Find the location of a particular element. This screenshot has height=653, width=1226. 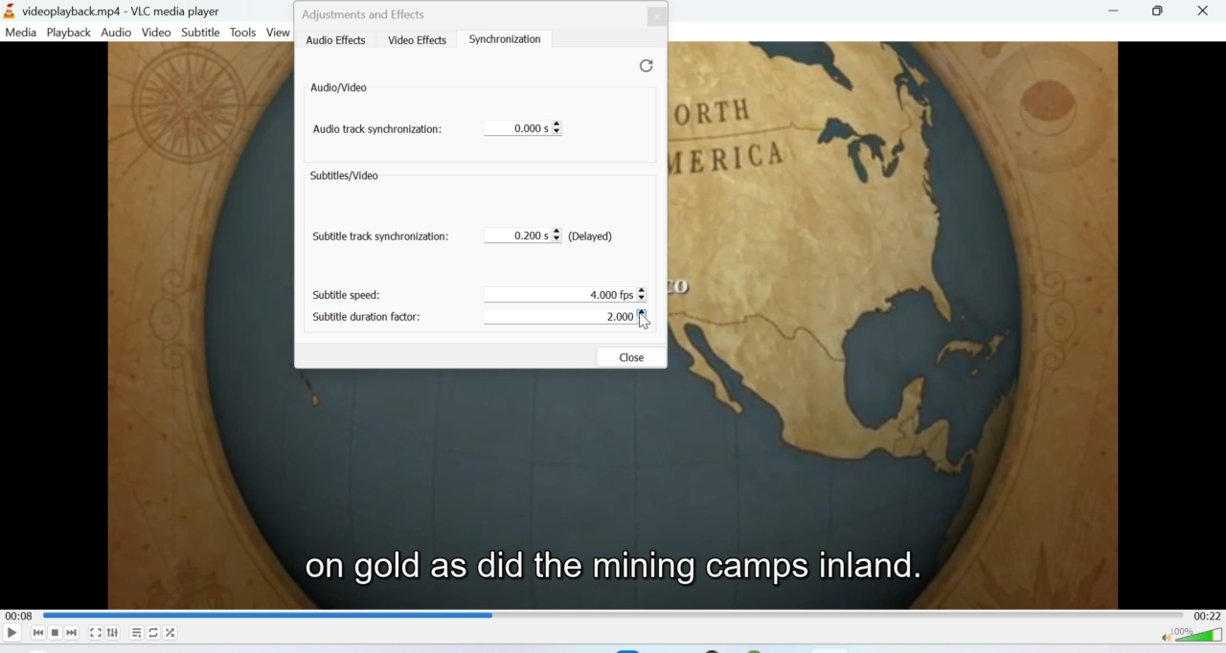

subtitles/video is located at coordinates (347, 177).